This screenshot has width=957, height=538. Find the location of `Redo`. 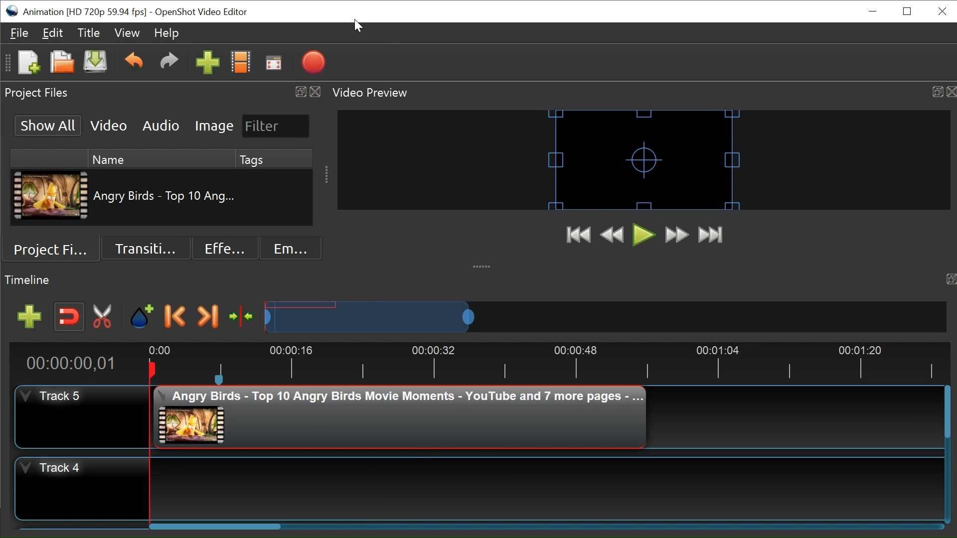

Redo is located at coordinates (169, 64).